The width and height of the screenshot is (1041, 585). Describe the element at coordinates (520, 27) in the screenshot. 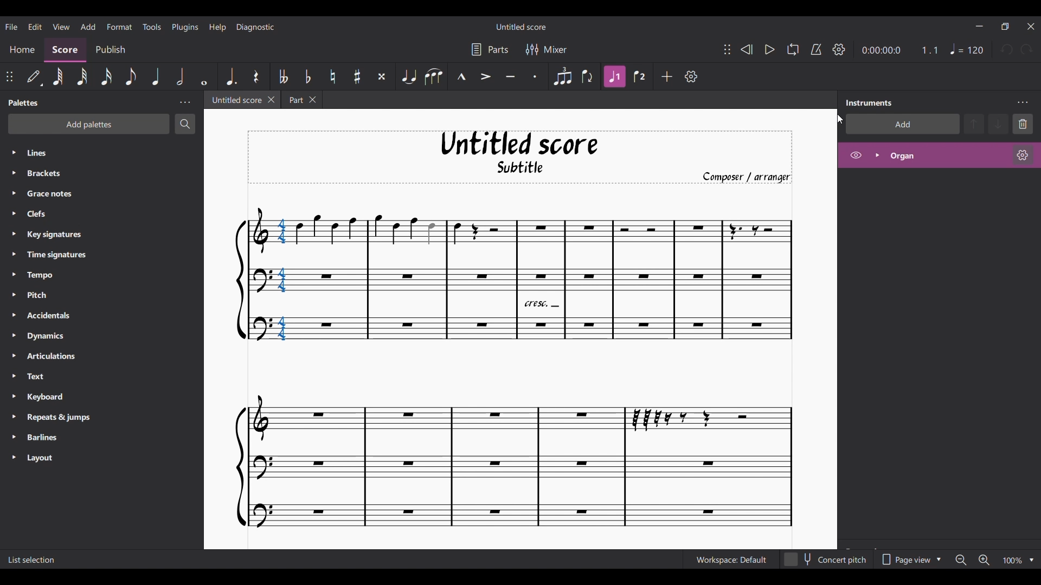

I see `Score title` at that location.